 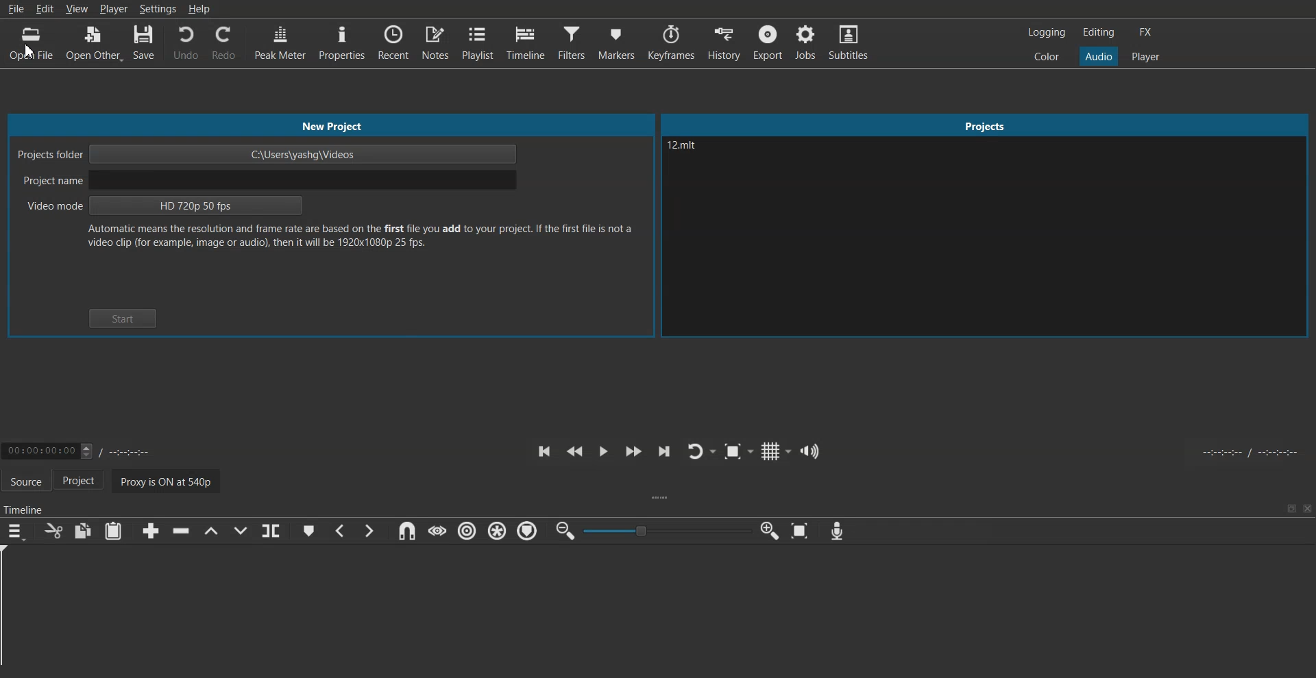 I want to click on Open Other, so click(x=95, y=42).